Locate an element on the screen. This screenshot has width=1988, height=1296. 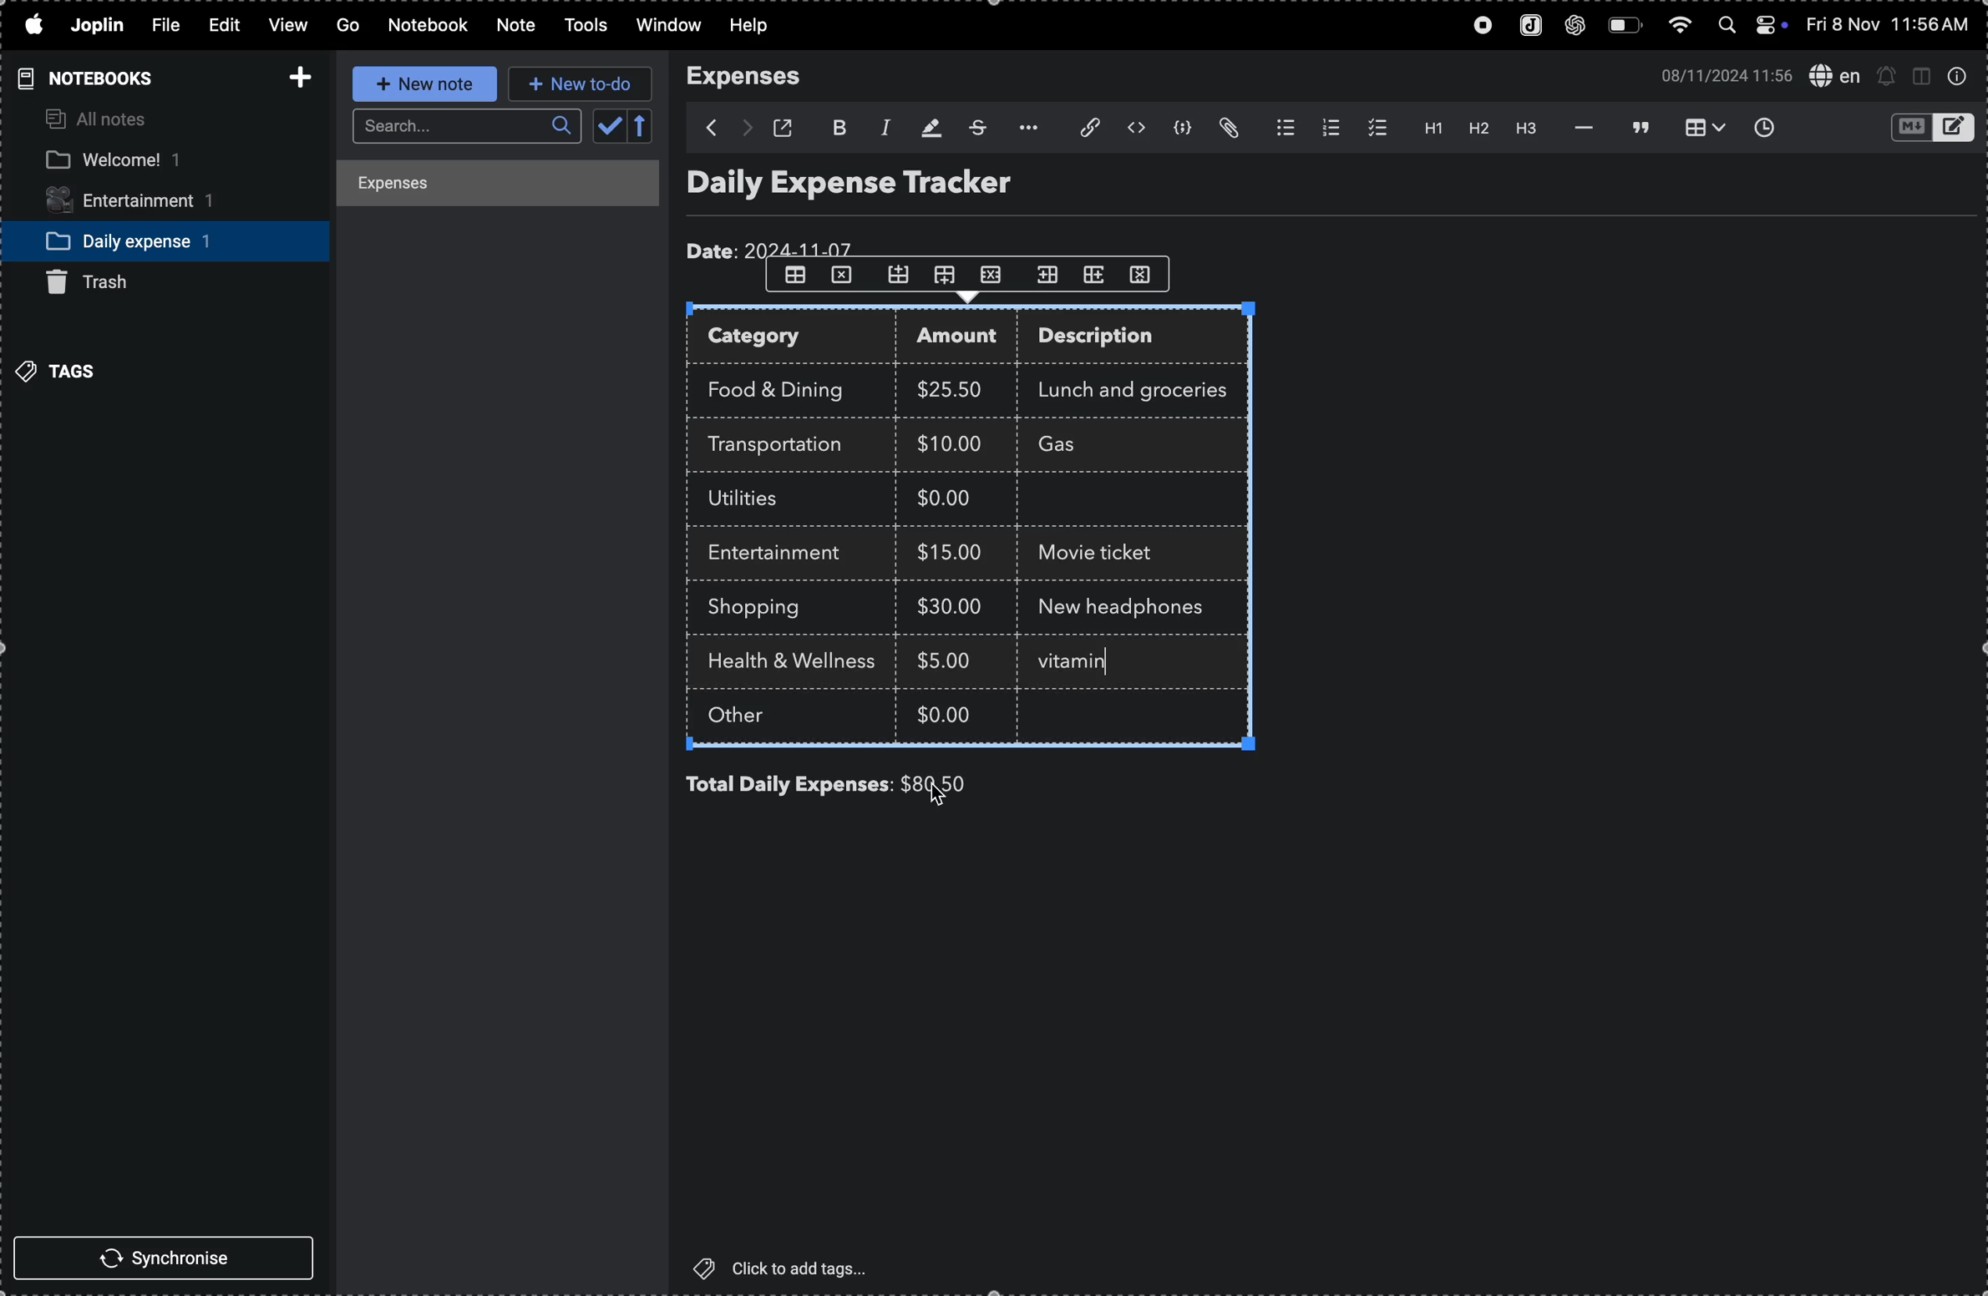
heading 1 is located at coordinates (1426, 129).